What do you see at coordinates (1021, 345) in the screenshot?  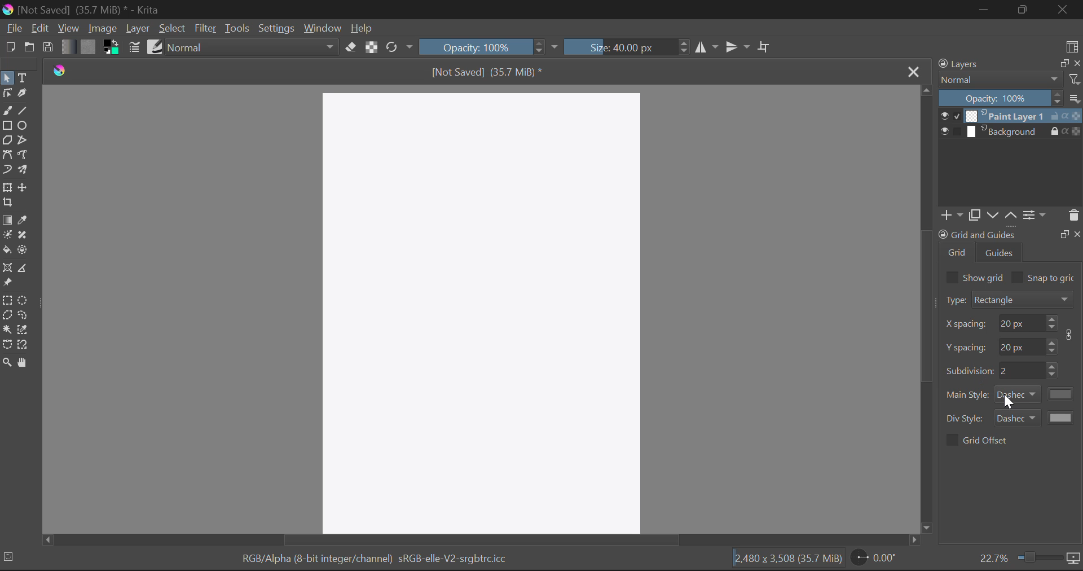 I see `spacing y` at bounding box center [1021, 345].